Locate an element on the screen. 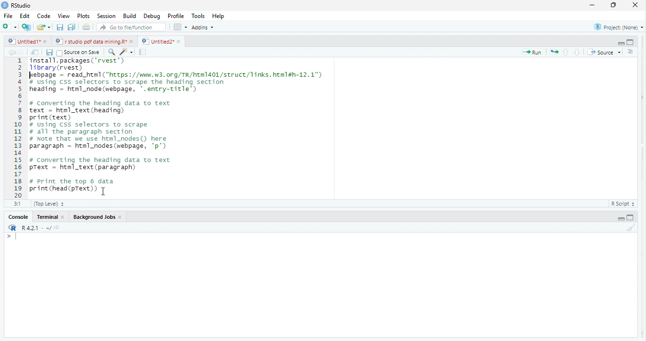  Addins  is located at coordinates (205, 27).